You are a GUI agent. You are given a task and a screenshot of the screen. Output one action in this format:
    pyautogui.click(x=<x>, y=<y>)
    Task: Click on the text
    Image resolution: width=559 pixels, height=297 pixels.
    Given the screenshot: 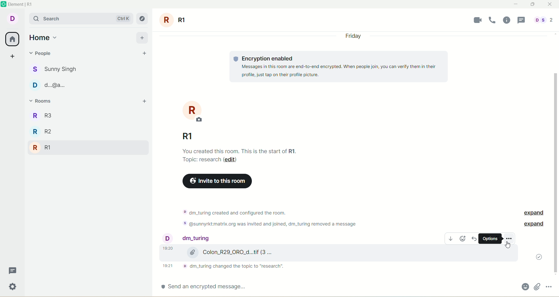 What is the action you would take?
    pyautogui.click(x=227, y=265)
    